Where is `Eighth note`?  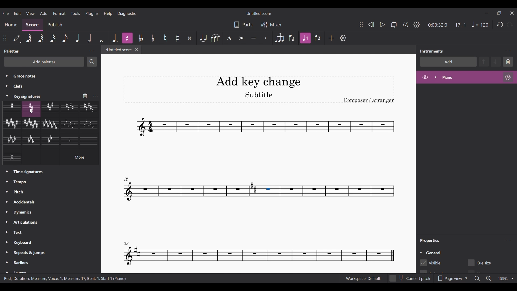
Eighth note is located at coordinates (65, 38).